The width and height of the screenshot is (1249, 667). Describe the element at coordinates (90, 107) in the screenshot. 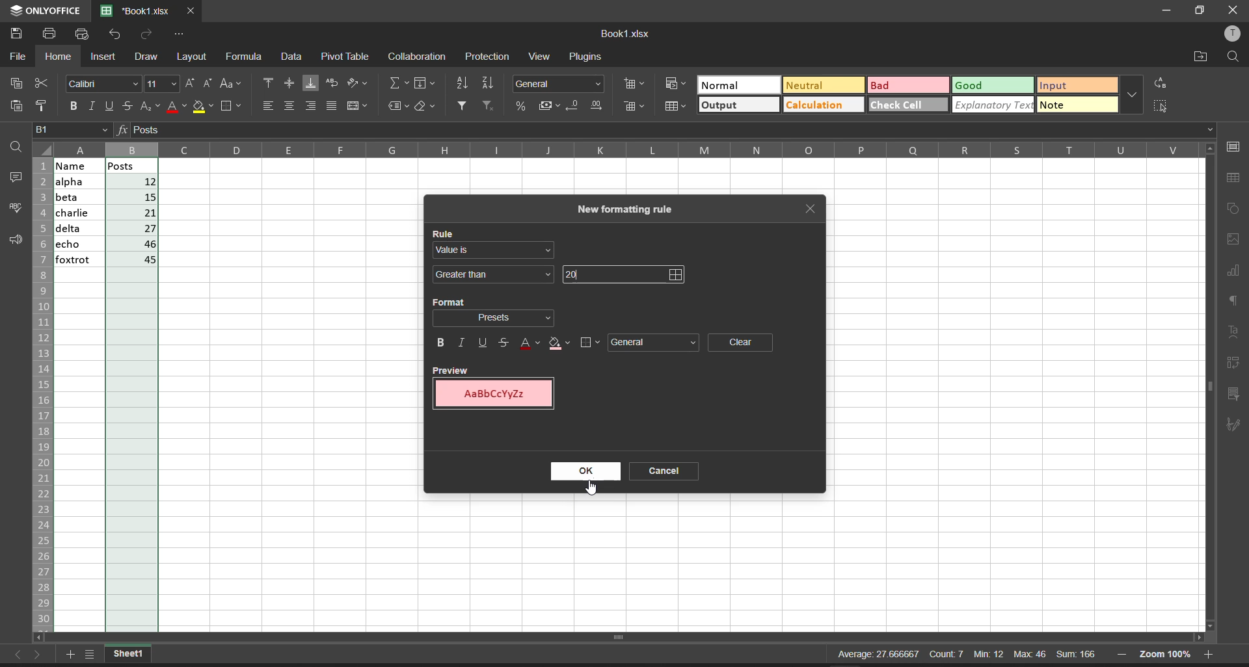

I see `italic` at that location.